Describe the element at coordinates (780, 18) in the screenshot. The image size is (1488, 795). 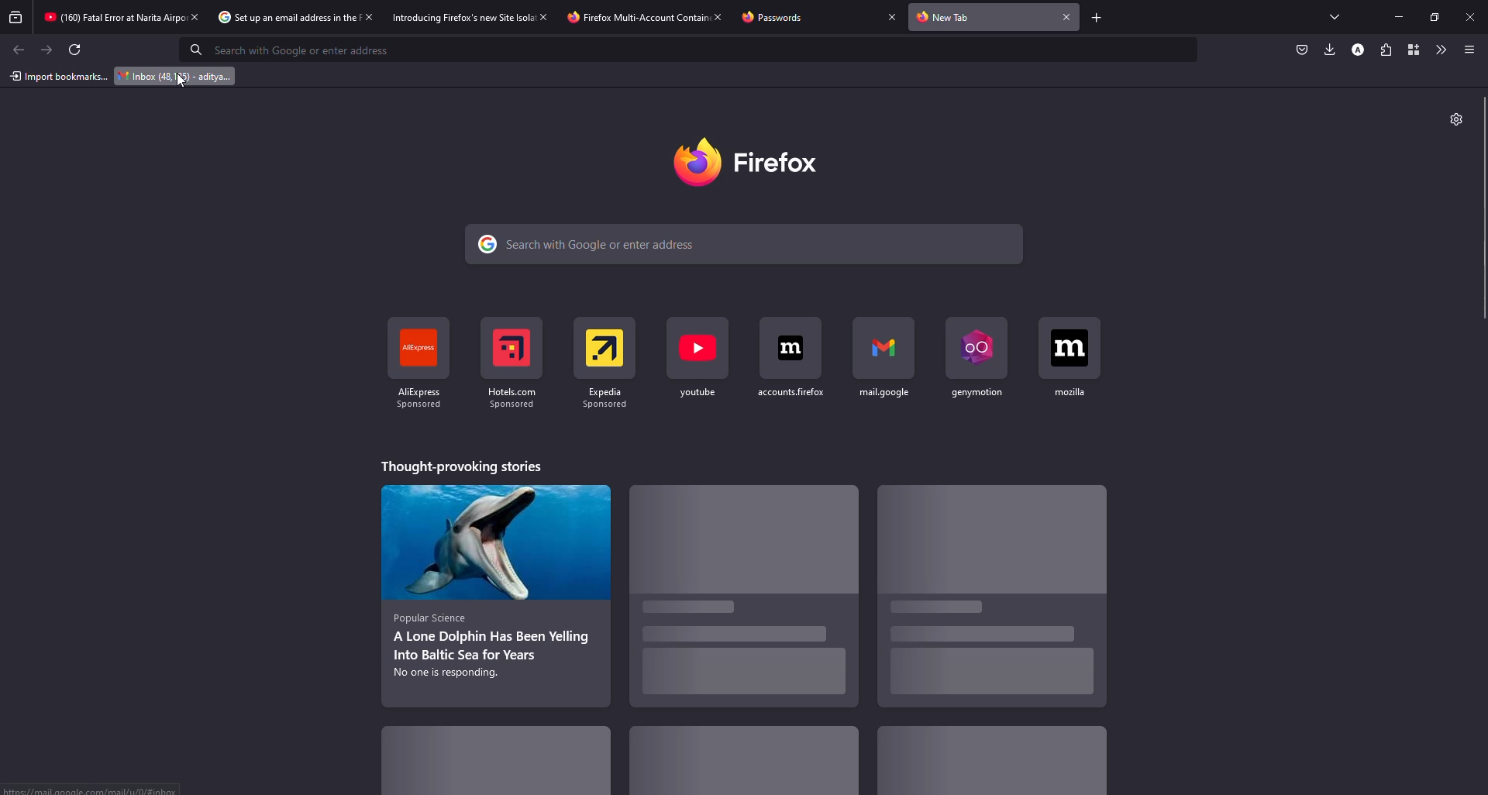
I see `Passwords` at that location.